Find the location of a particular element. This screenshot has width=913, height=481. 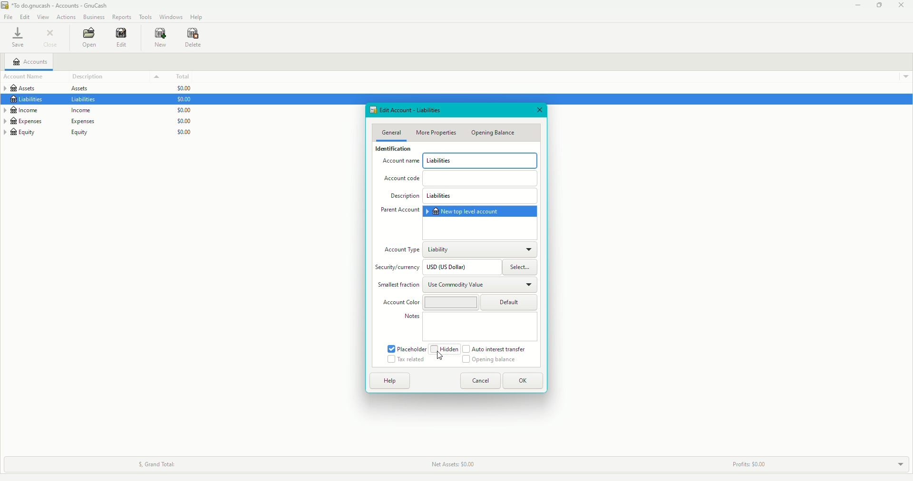

New is located at coordinates (159, 38).